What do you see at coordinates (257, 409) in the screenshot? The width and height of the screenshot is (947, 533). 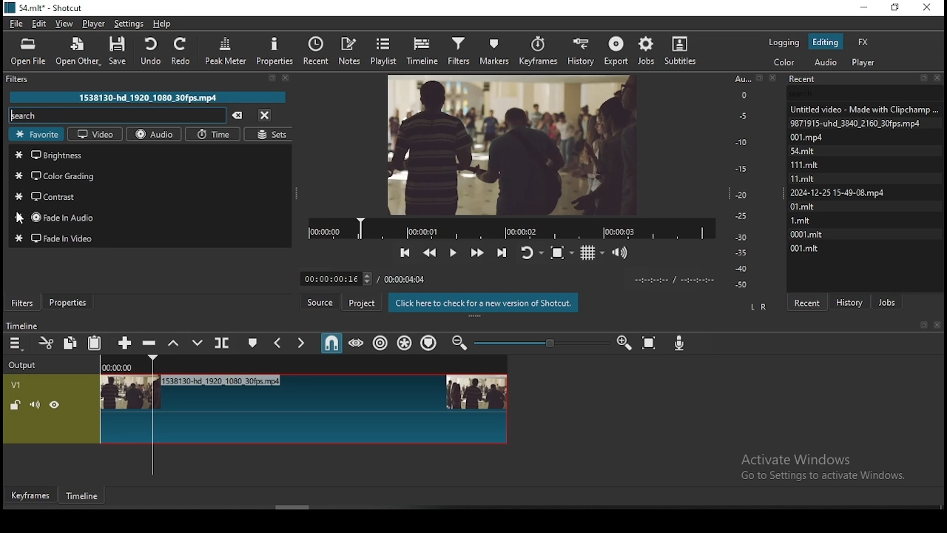 I see `video track` at bounding box center [257, 409].